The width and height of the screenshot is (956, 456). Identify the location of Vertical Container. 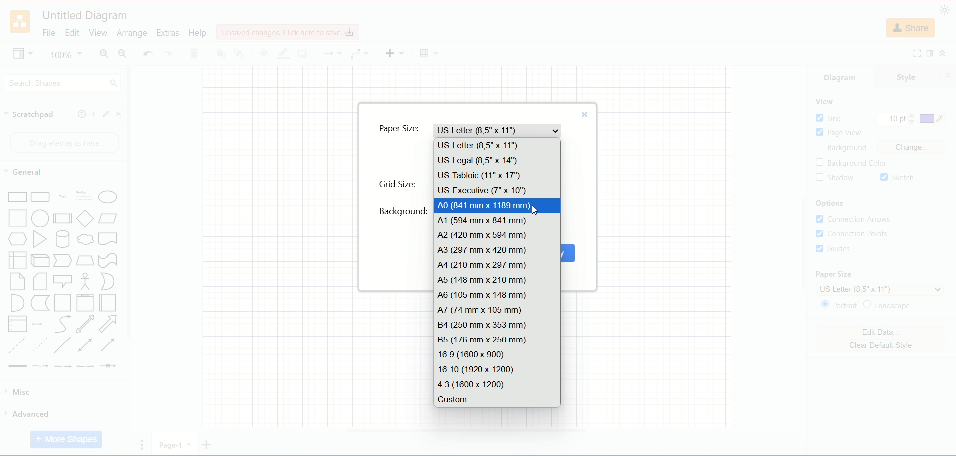
(85, 303).